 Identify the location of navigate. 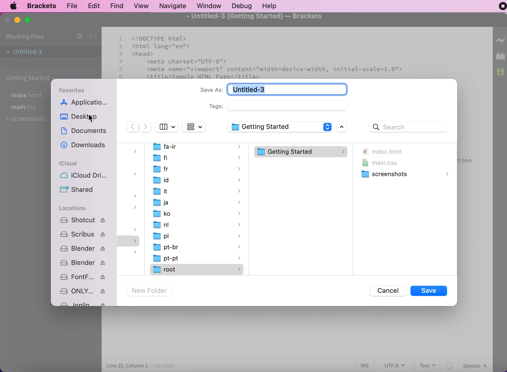
(175, 6).